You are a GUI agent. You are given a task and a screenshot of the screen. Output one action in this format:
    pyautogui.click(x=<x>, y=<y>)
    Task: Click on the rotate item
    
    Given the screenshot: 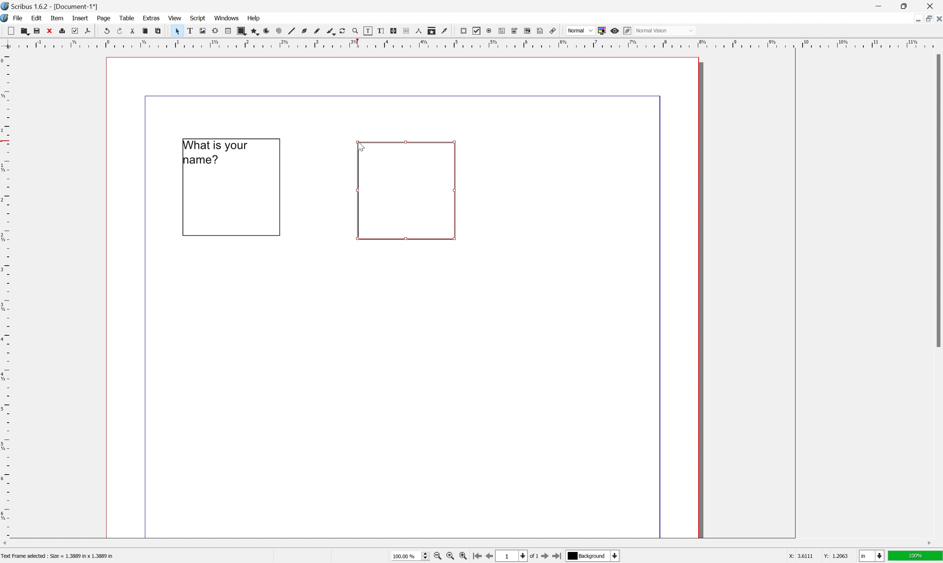 What is the action you would take?
    pyautogui.click(x=343, y=31)
    